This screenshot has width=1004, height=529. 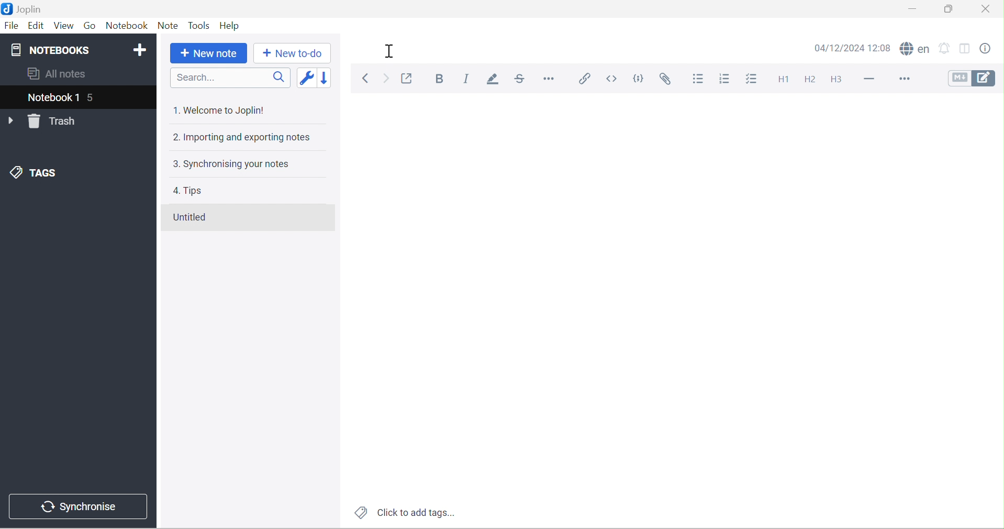 I want to click on File, so click(x=12, y=26).